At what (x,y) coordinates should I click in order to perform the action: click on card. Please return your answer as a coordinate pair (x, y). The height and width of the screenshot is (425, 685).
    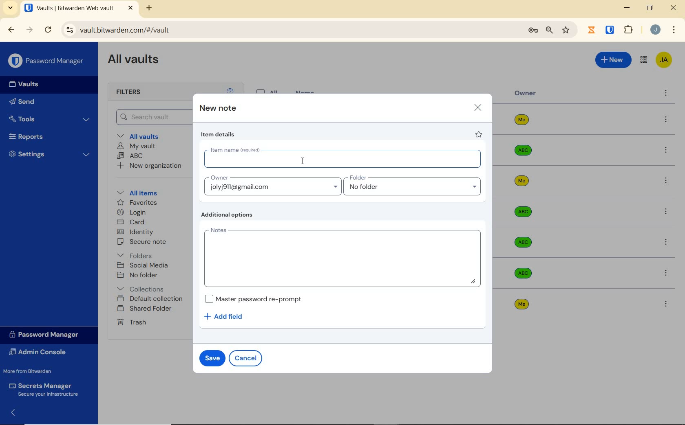
    Looking at the image, I should click on (132, 222).